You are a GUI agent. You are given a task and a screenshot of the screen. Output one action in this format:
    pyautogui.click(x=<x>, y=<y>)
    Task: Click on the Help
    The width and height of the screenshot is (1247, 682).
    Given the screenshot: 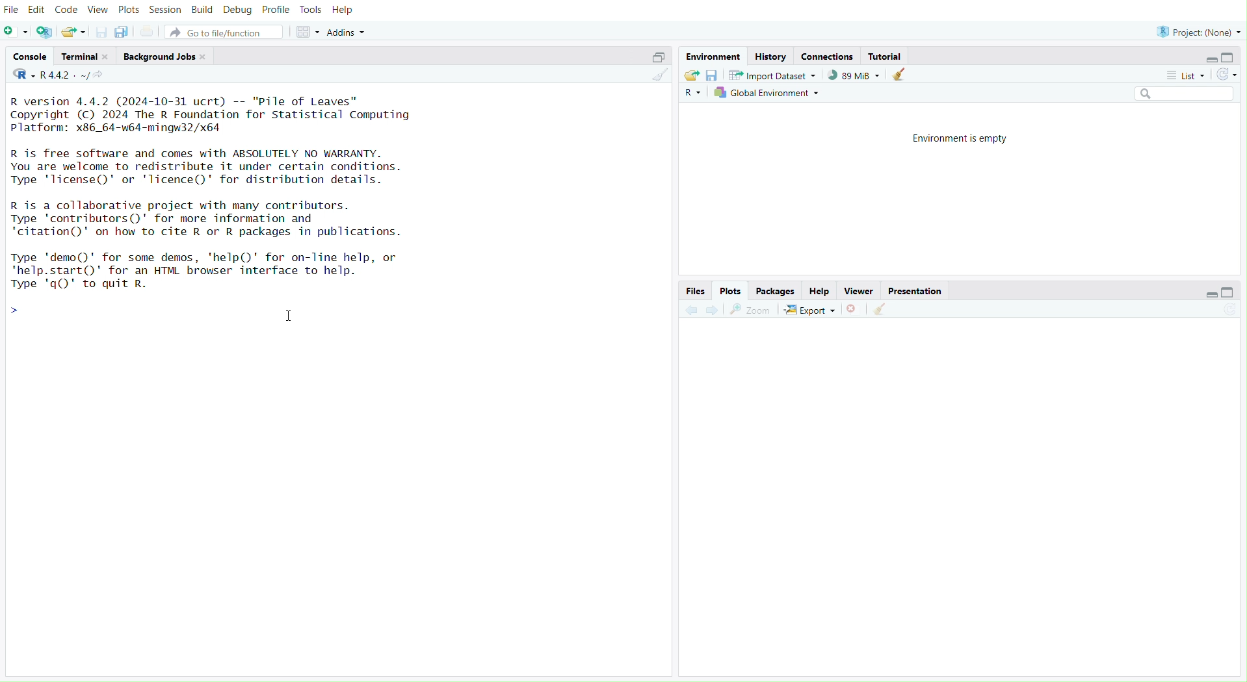 What is the action you would take?
    pyautogui.click(x=346, y=8)
    